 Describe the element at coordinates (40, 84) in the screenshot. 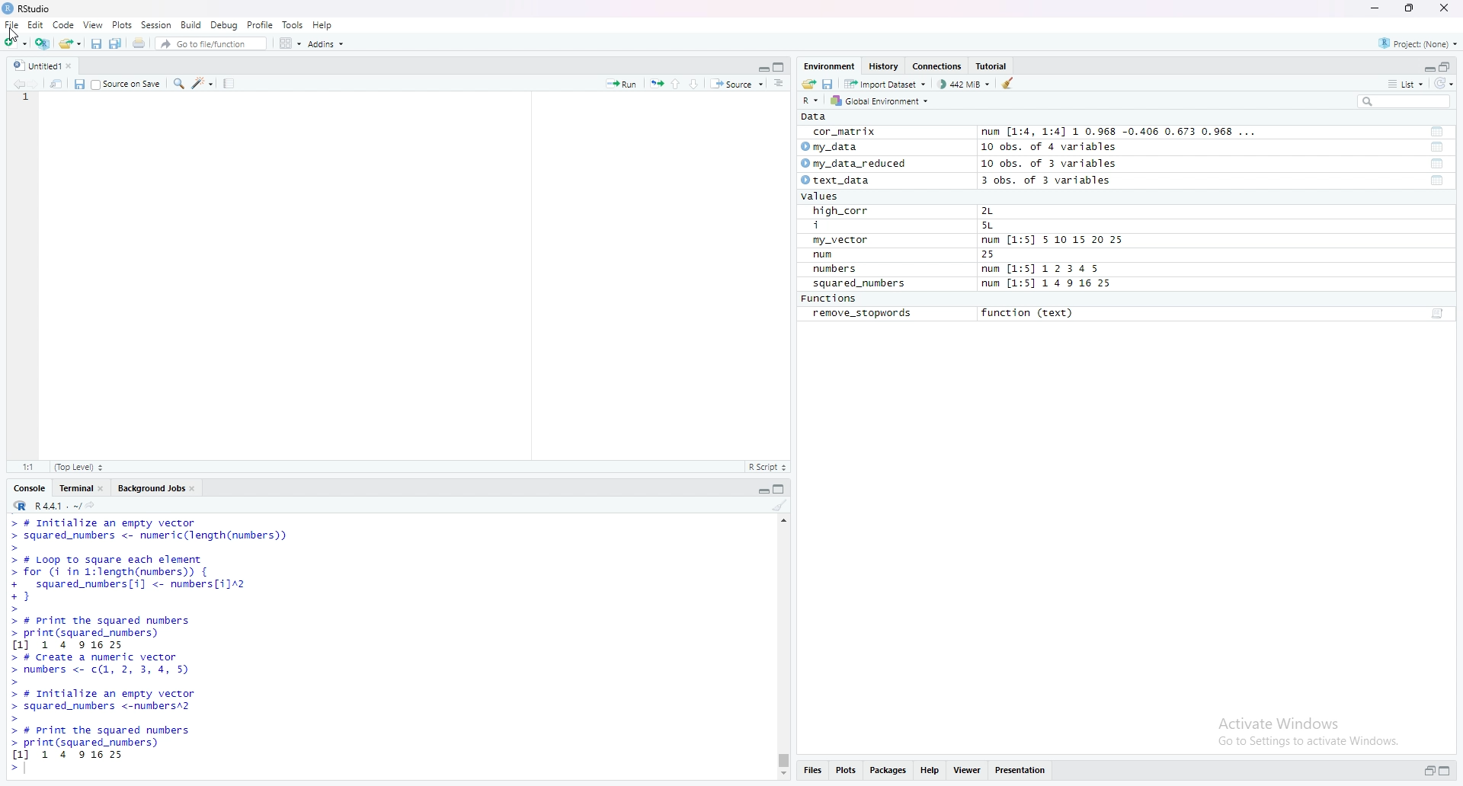

I see `Move forward` at that location.